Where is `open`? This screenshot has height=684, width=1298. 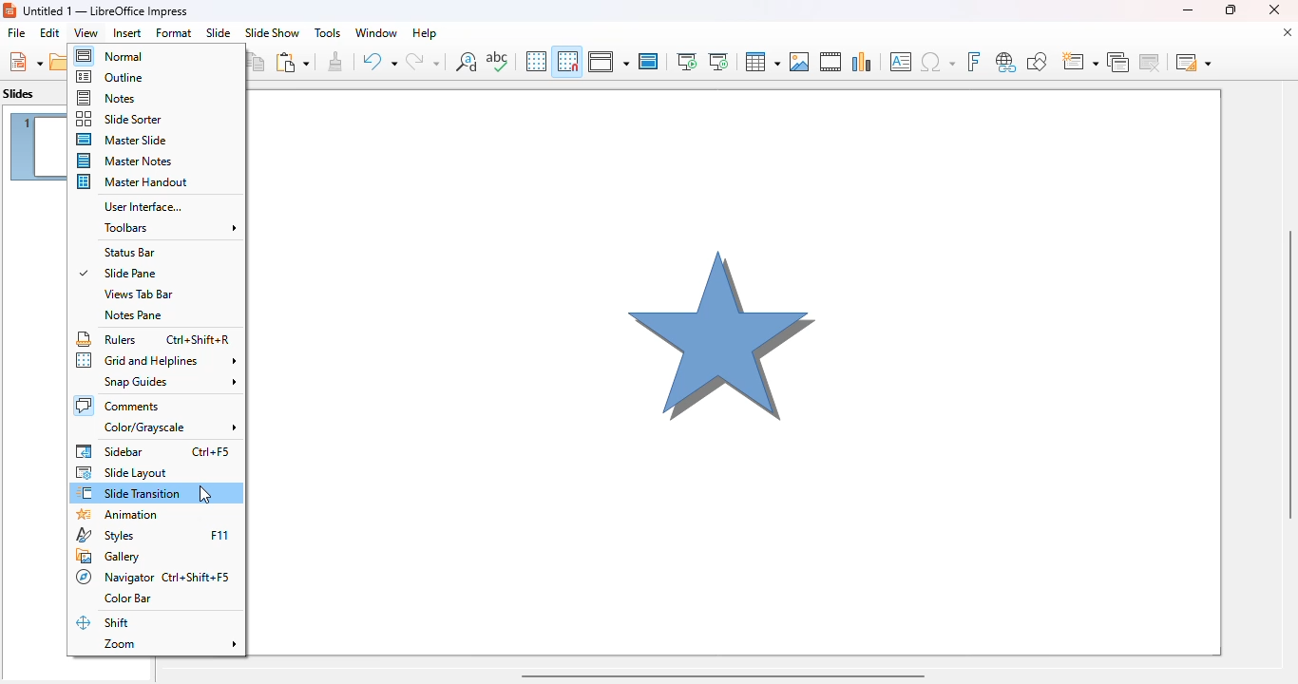 open is located at coordinates (57, 61).